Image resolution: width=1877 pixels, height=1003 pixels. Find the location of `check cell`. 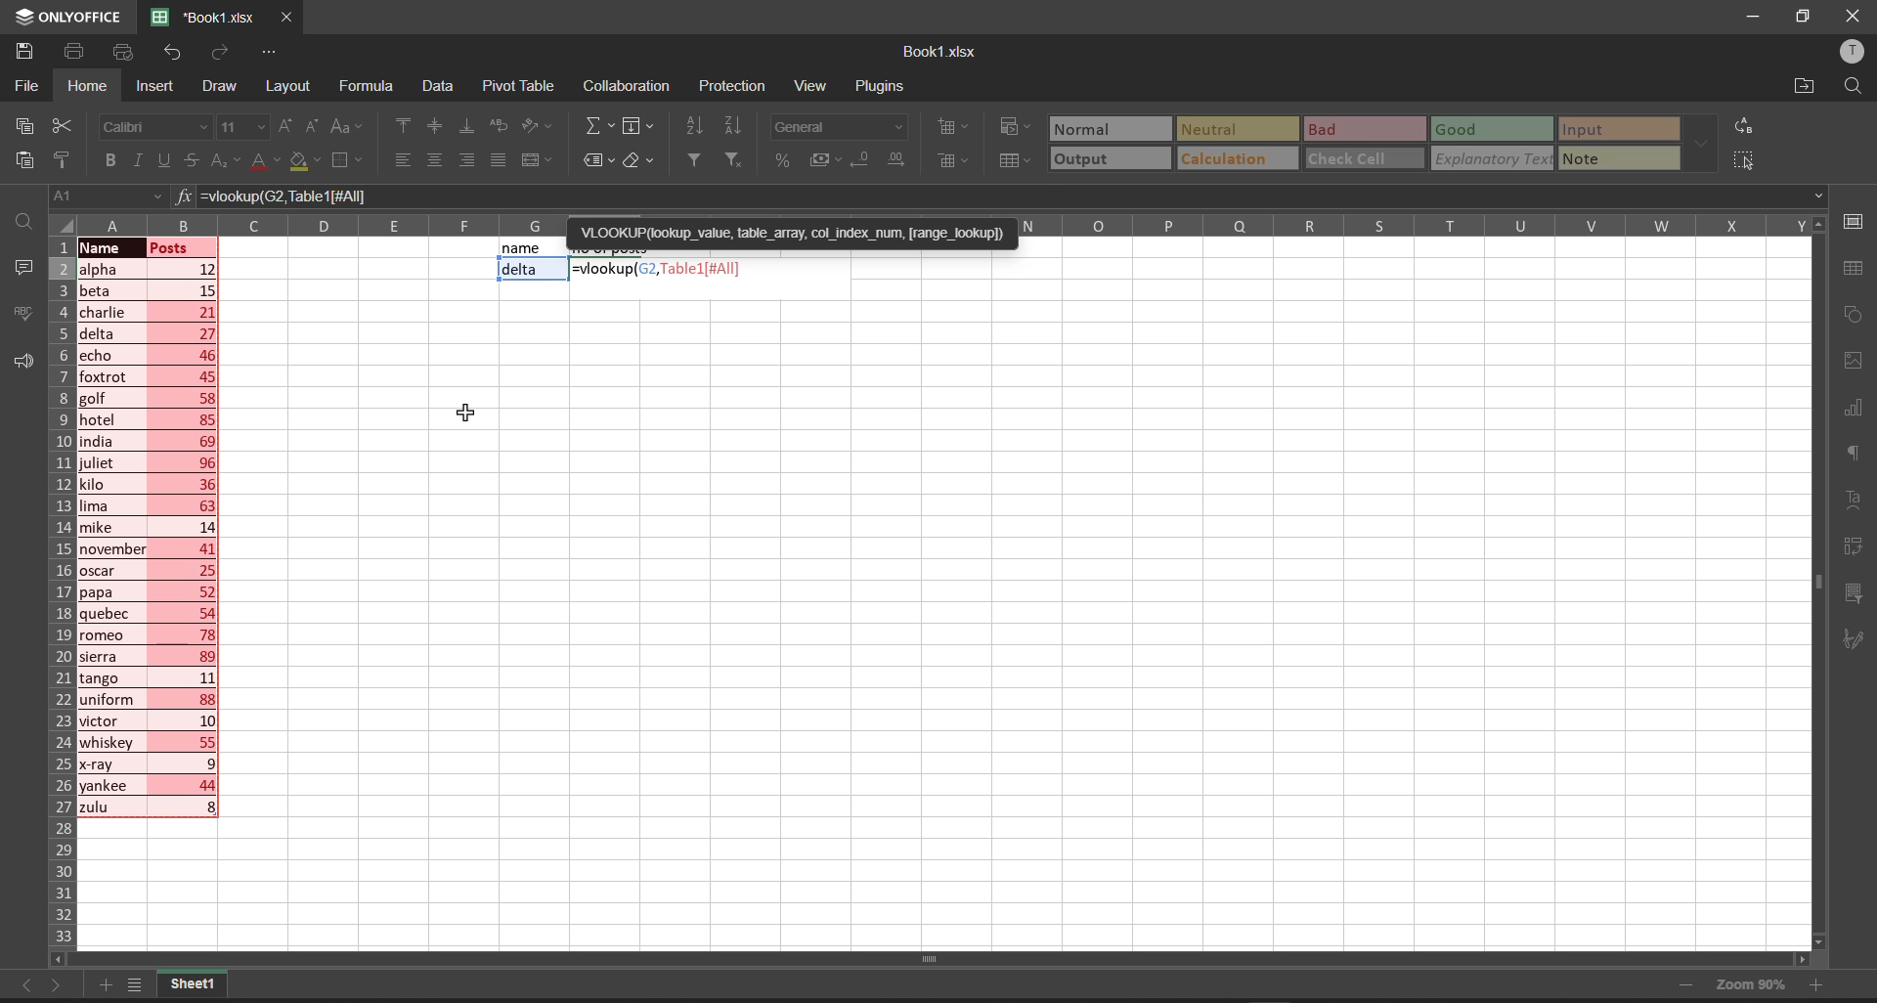

check cell is located at coordinates (1356, 159).